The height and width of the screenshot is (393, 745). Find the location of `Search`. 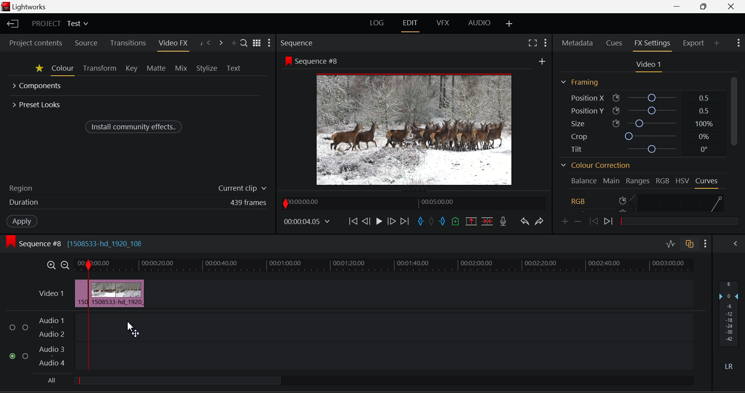

Search is located at coordinates (244, 42).